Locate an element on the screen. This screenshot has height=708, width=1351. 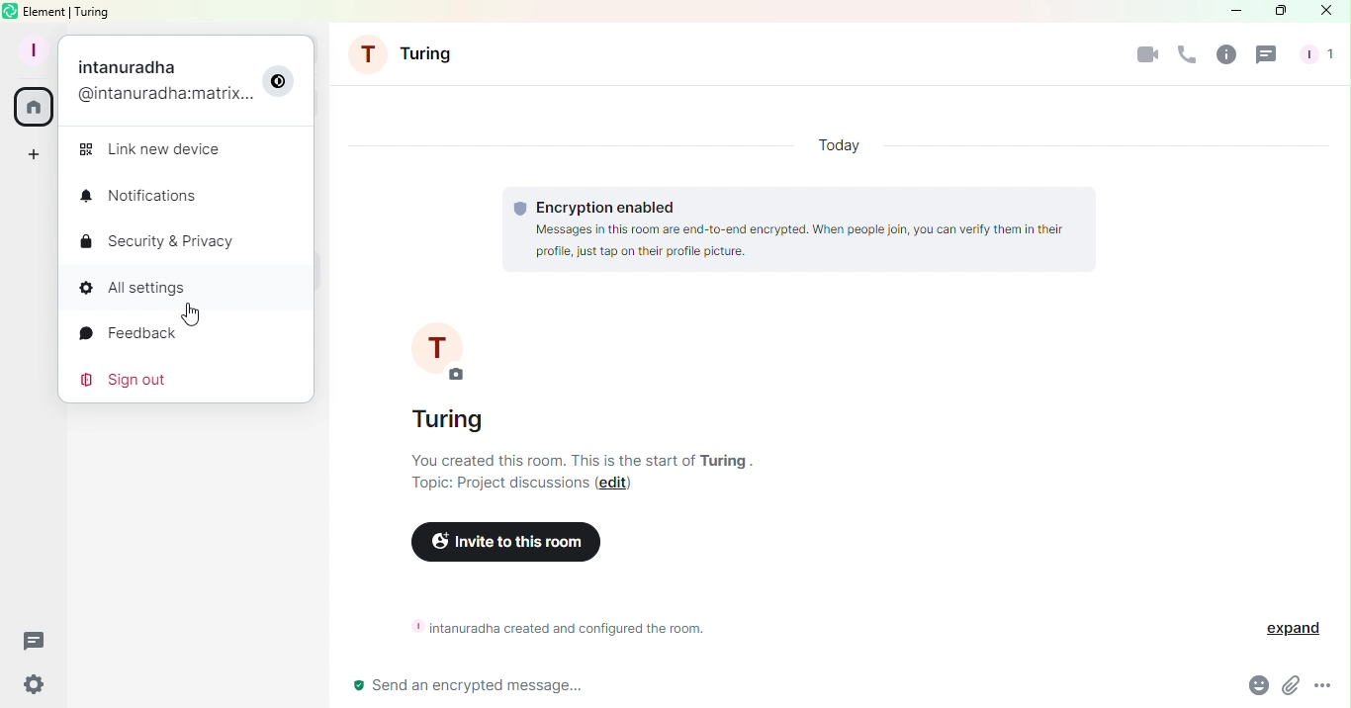
People is located at coordinates (1315, 55).